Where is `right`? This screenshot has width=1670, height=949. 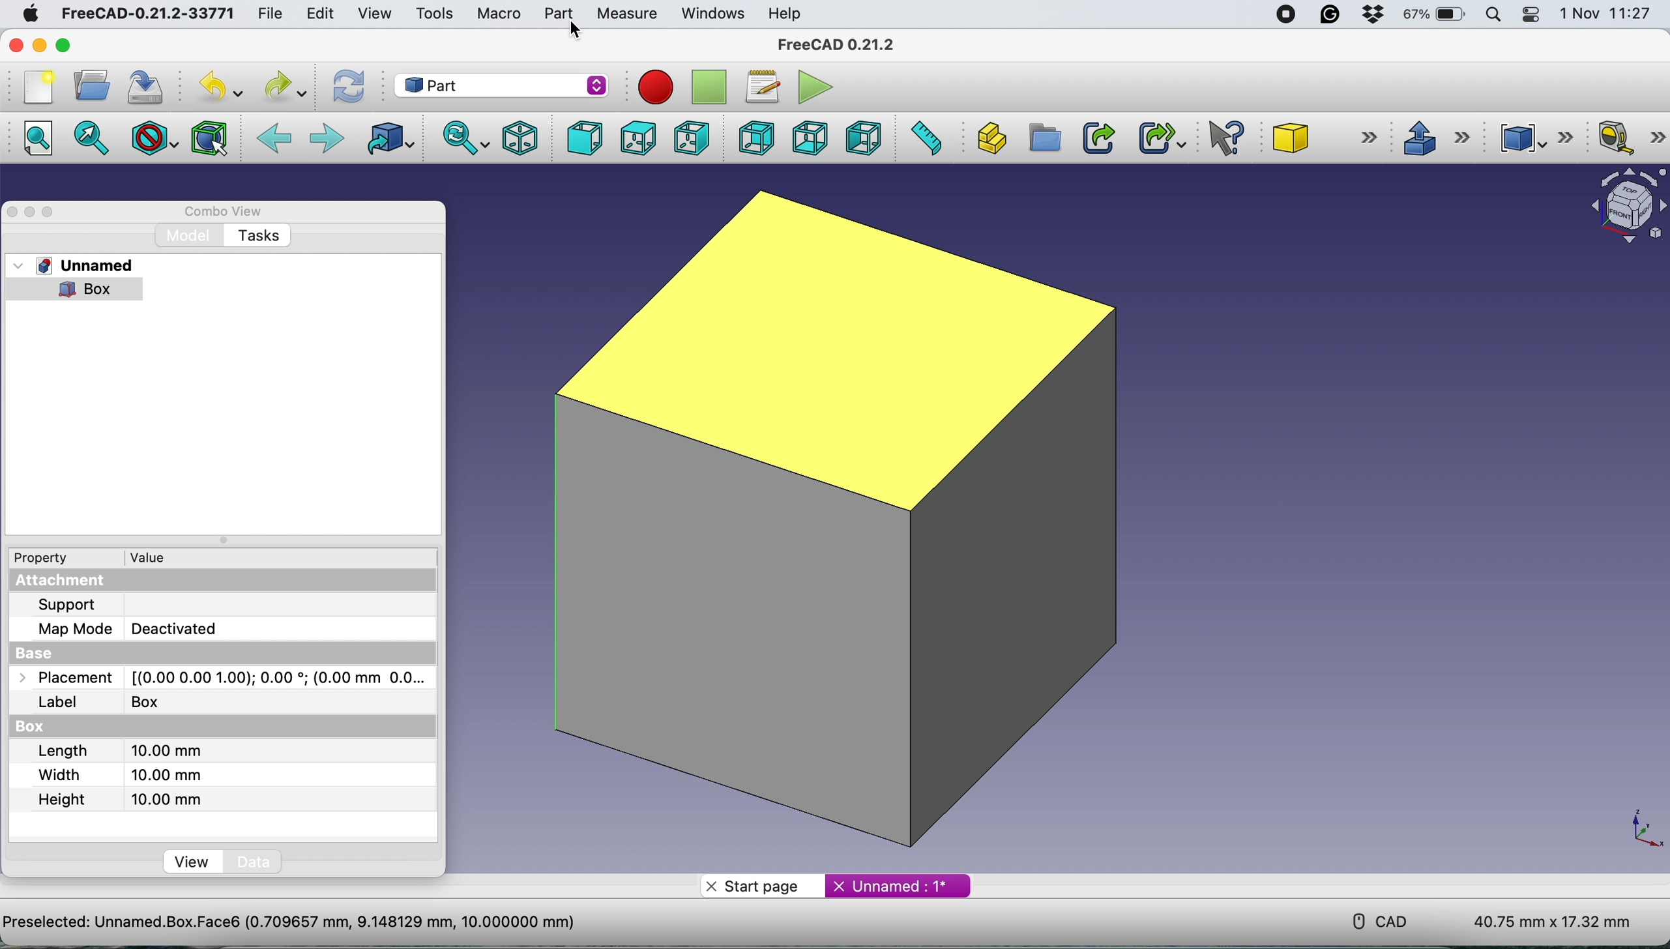 right is located at coordinates (697, 137).